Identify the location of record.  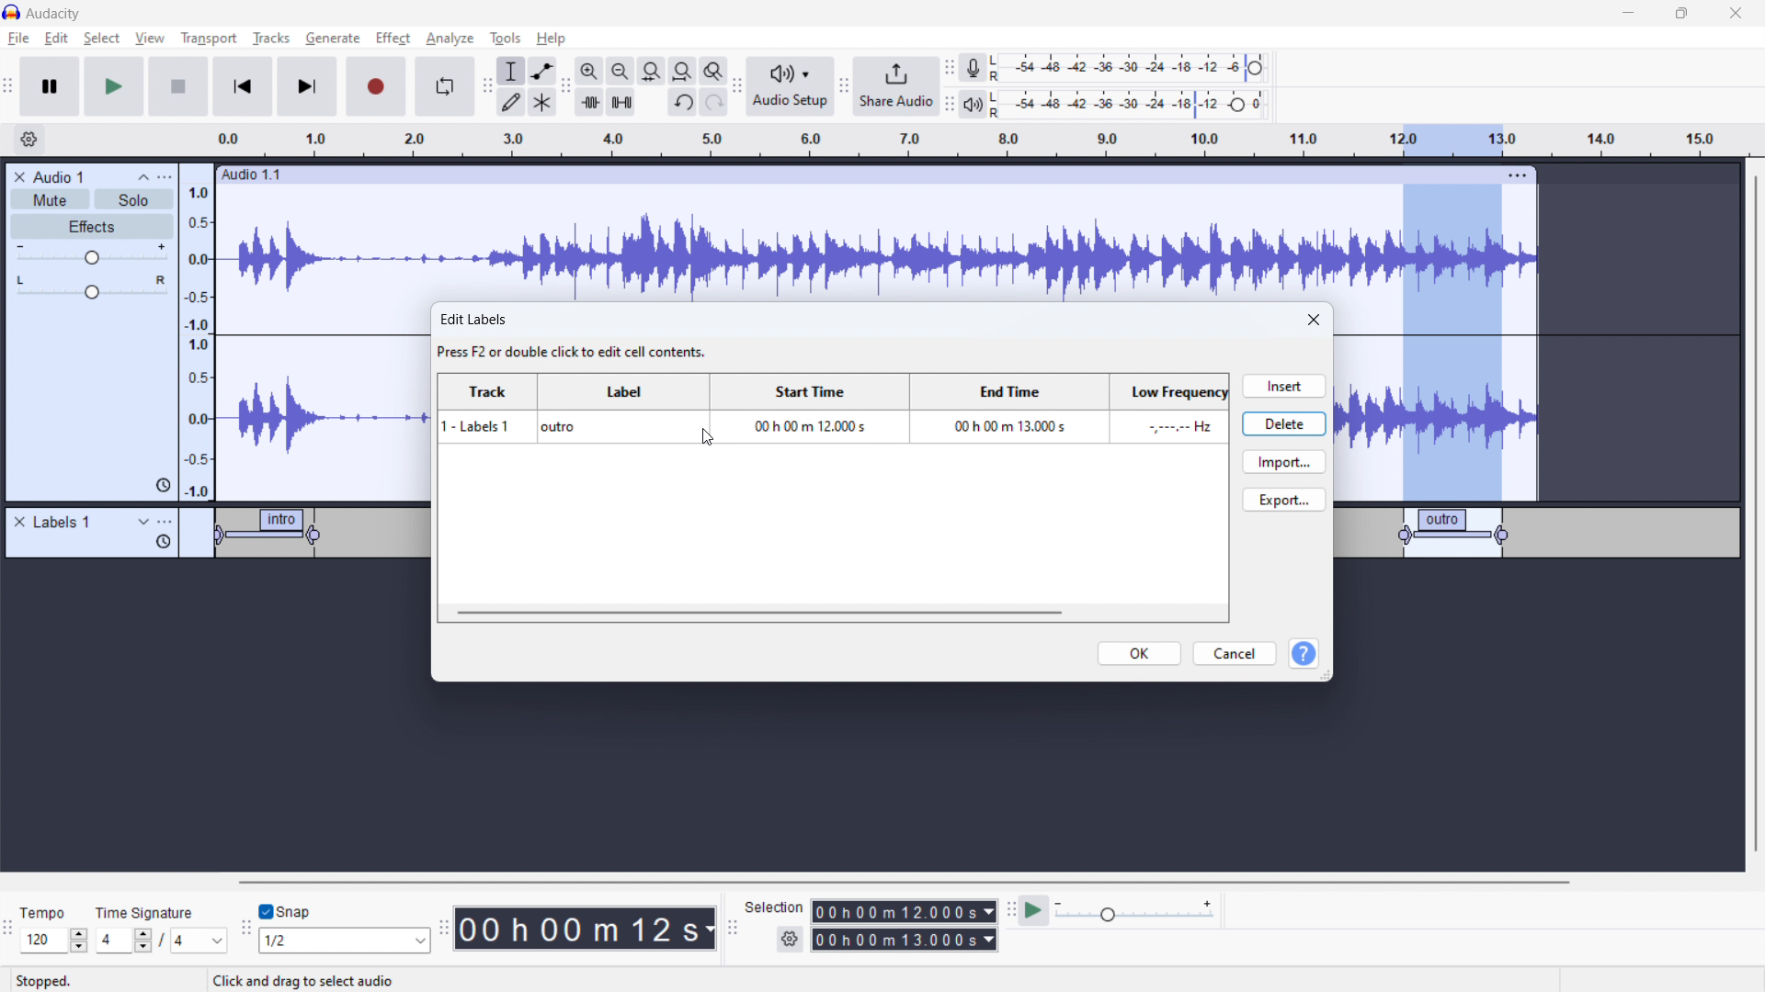
(377, 86).